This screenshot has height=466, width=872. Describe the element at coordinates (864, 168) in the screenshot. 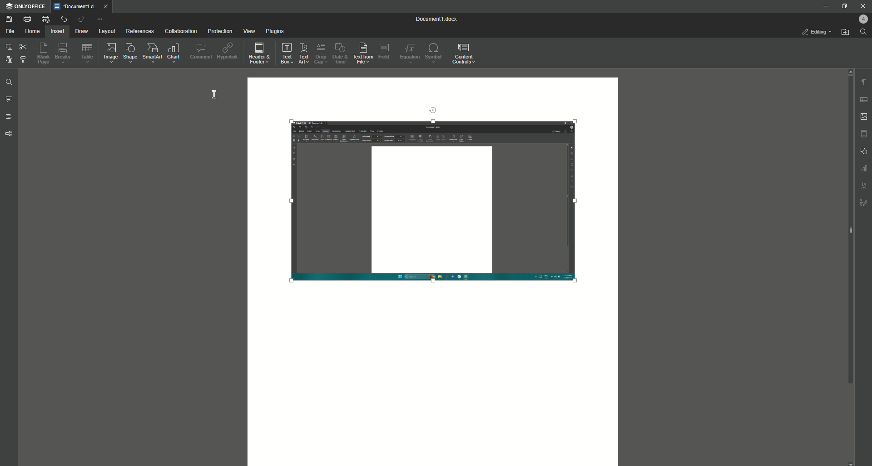

I see `Graph Settings` at that location.